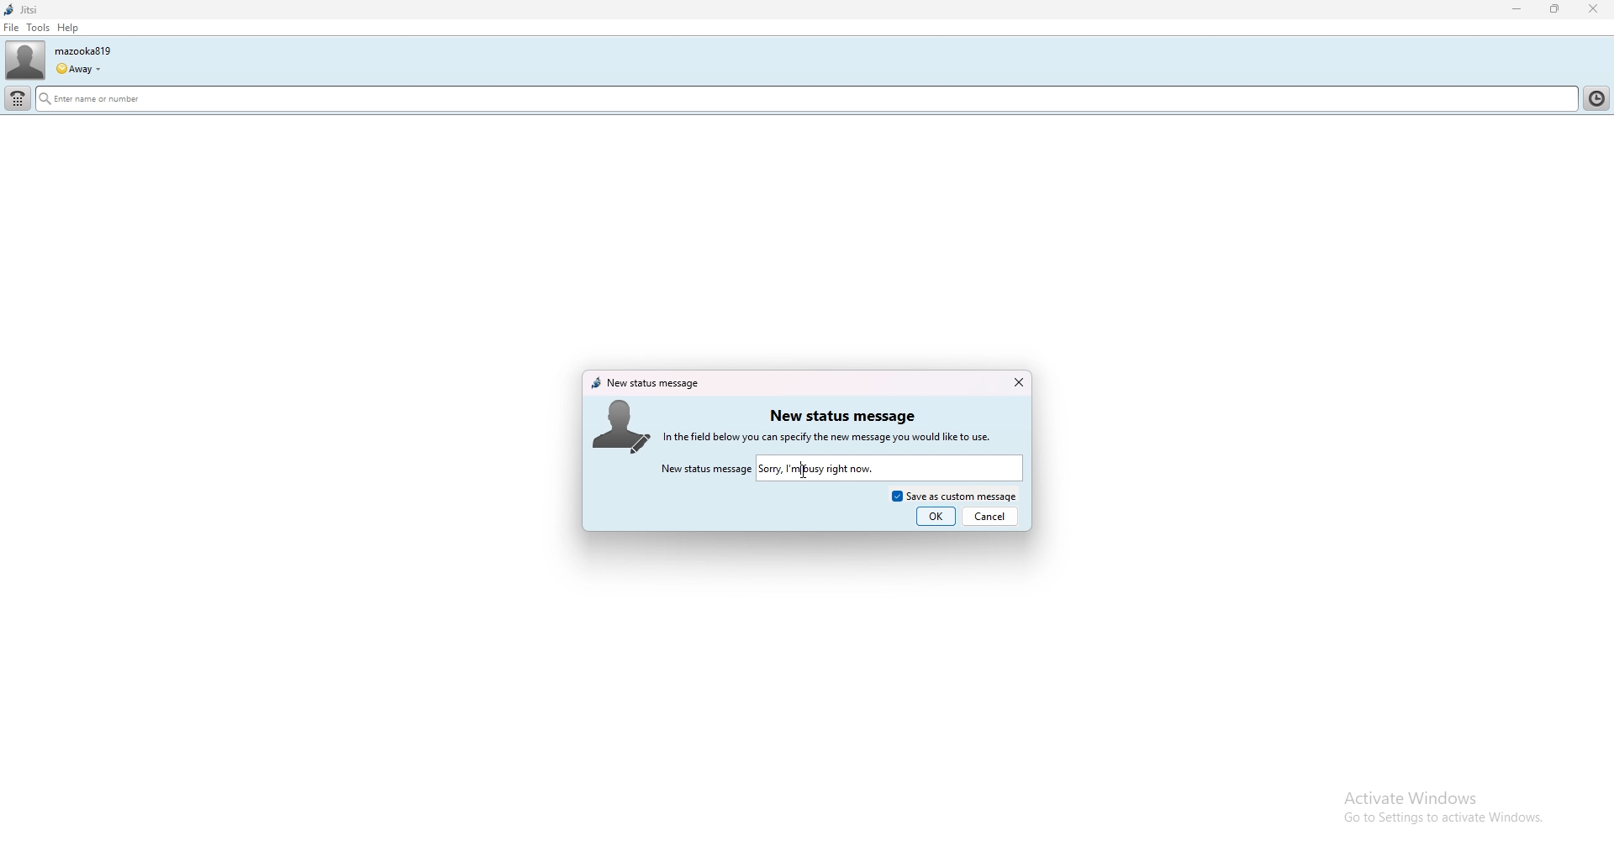  I want to click on input box, so click(890, 468).